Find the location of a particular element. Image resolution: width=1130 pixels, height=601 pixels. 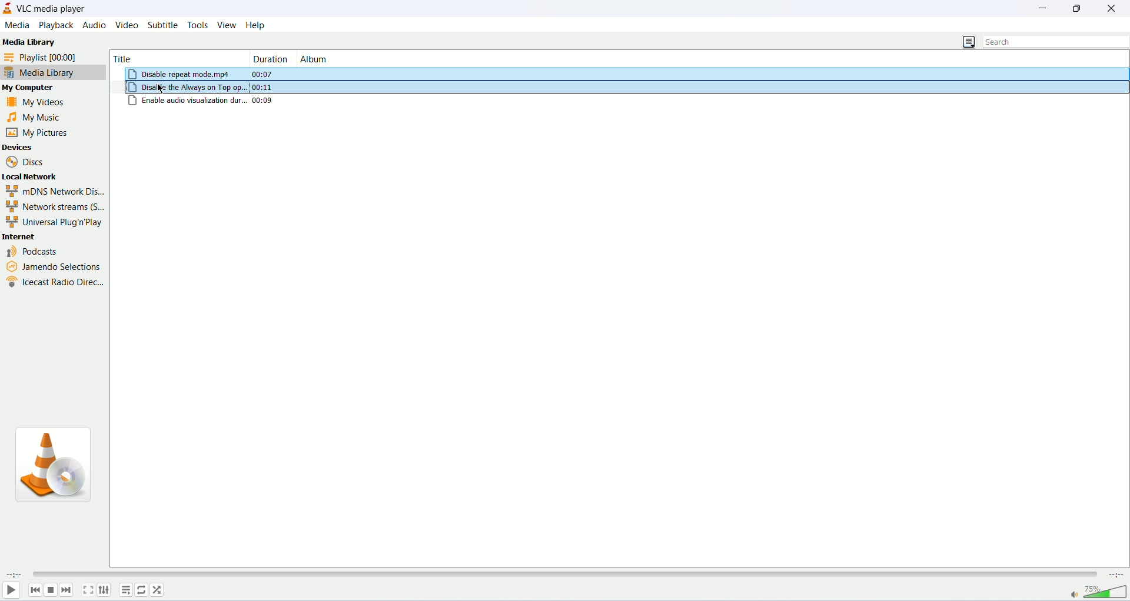

help is located at coordinates (257, 25).